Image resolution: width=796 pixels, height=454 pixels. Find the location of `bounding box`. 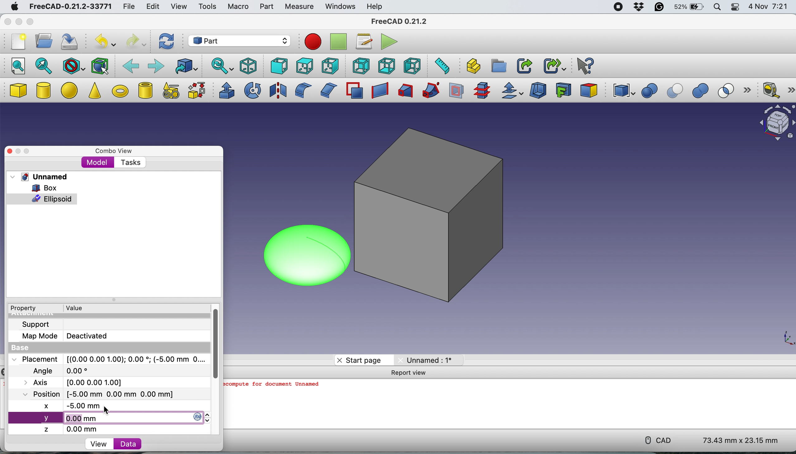

bounding box is located at coordinates (100, 65).